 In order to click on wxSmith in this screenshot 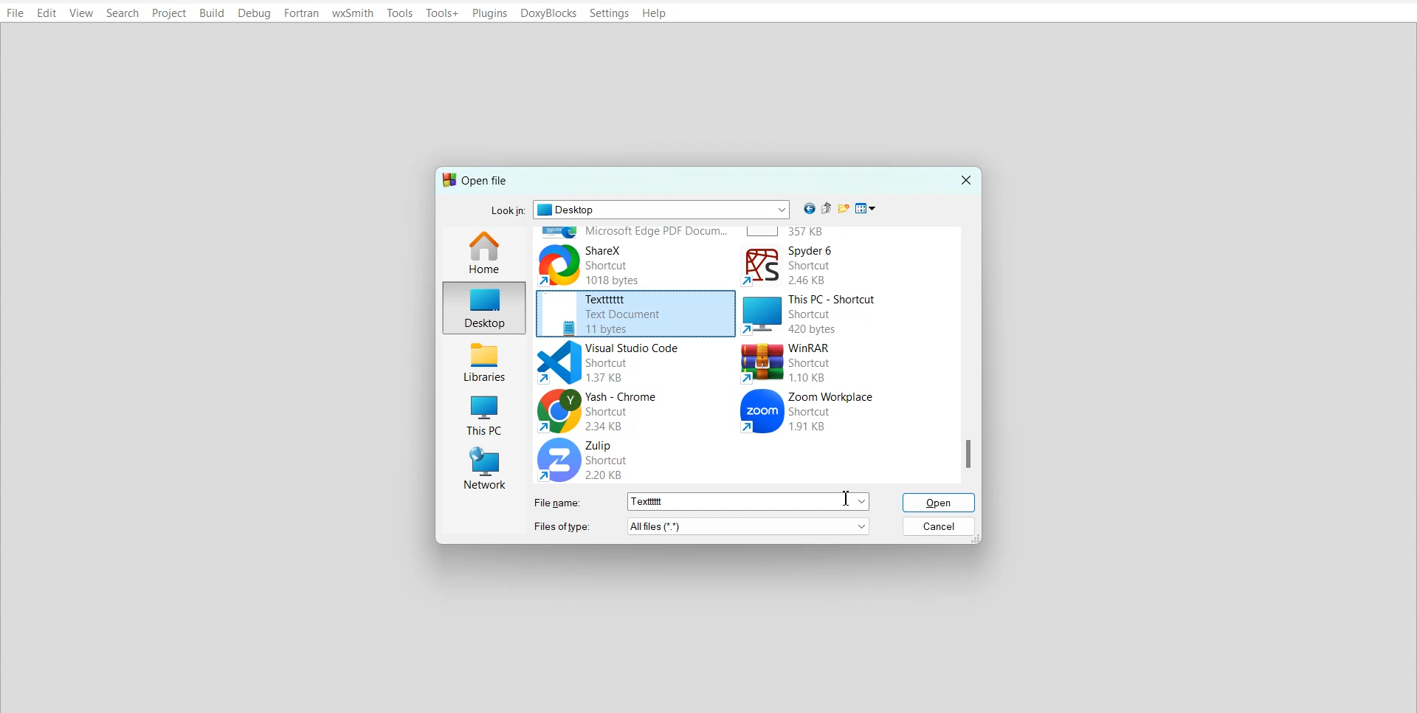, I will do `click(354, 13)`.